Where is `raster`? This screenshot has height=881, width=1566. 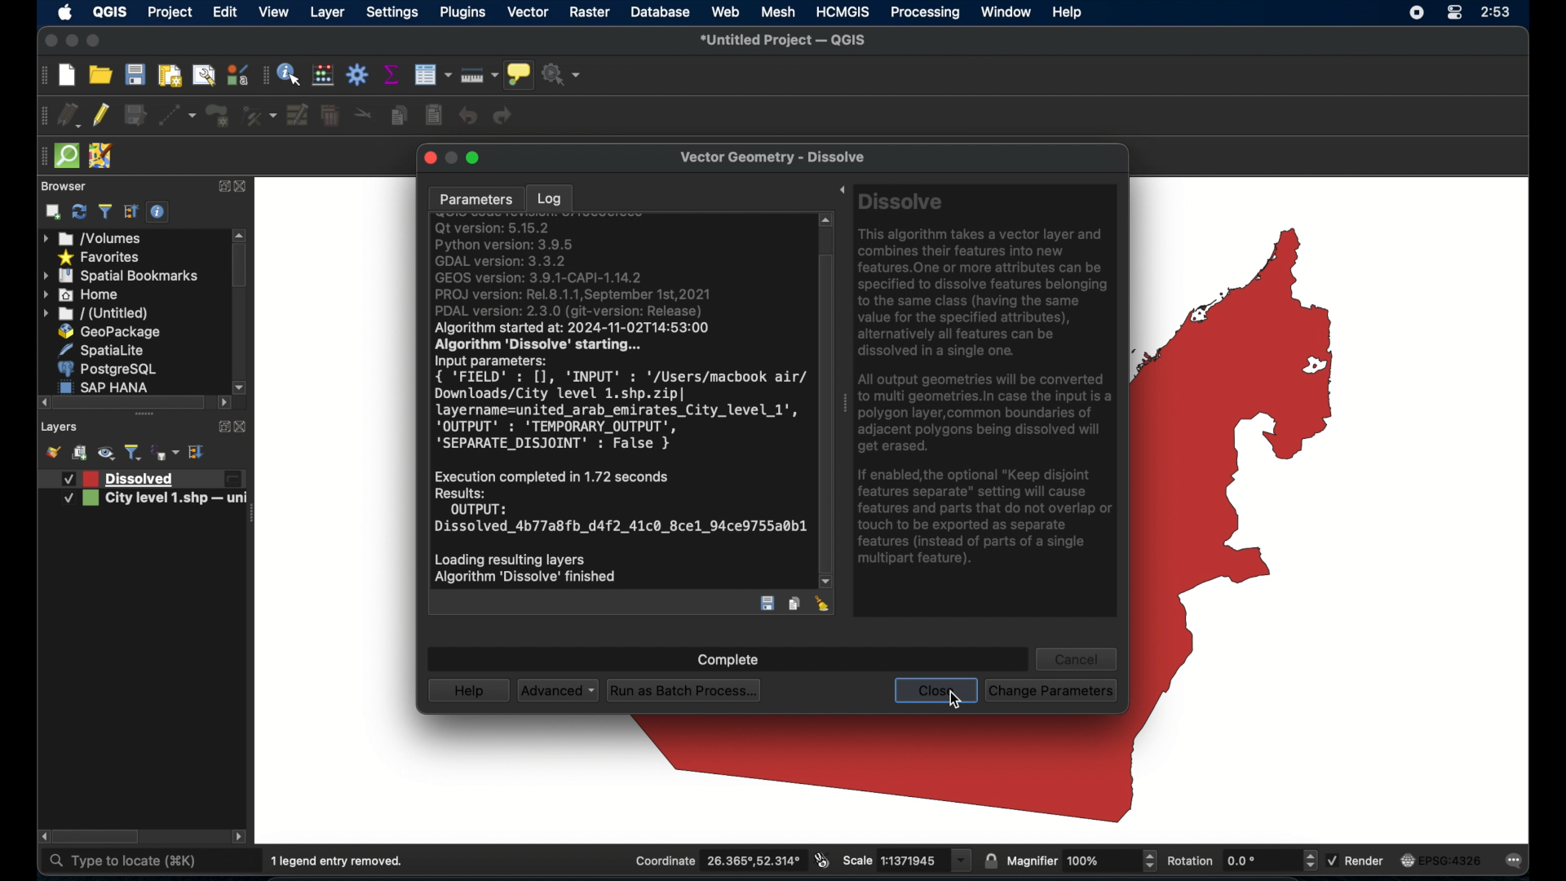 raster is located at coordinates (590, 12).